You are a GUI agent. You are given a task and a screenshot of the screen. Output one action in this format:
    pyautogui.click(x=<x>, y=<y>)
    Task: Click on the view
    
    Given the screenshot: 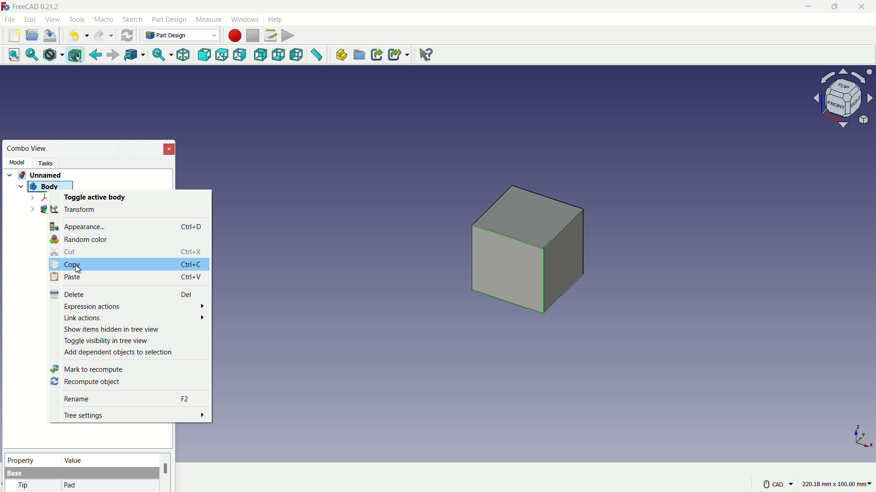 What is the action you would take?
    pyautogui.click(x=52, y=19)
    